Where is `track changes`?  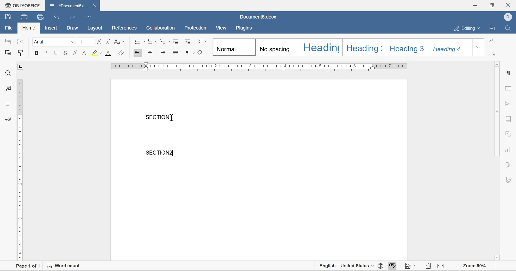
track changes is located at coordinates (411, 266).